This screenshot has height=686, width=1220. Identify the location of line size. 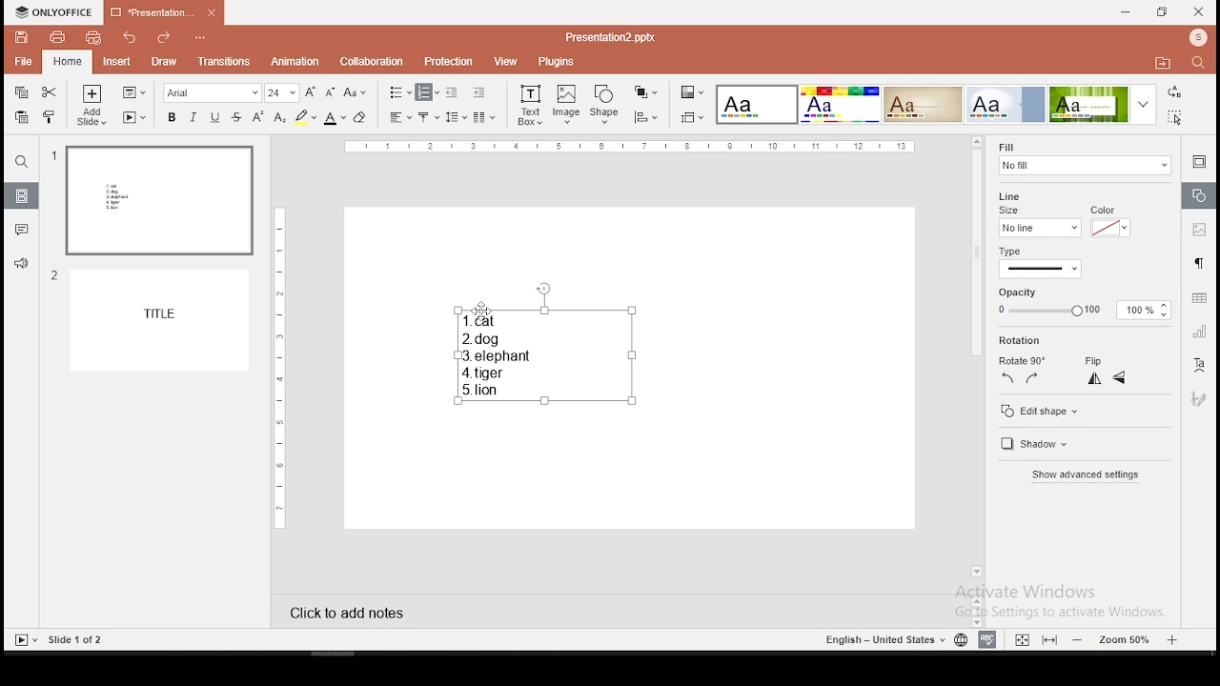
(1038, 228).